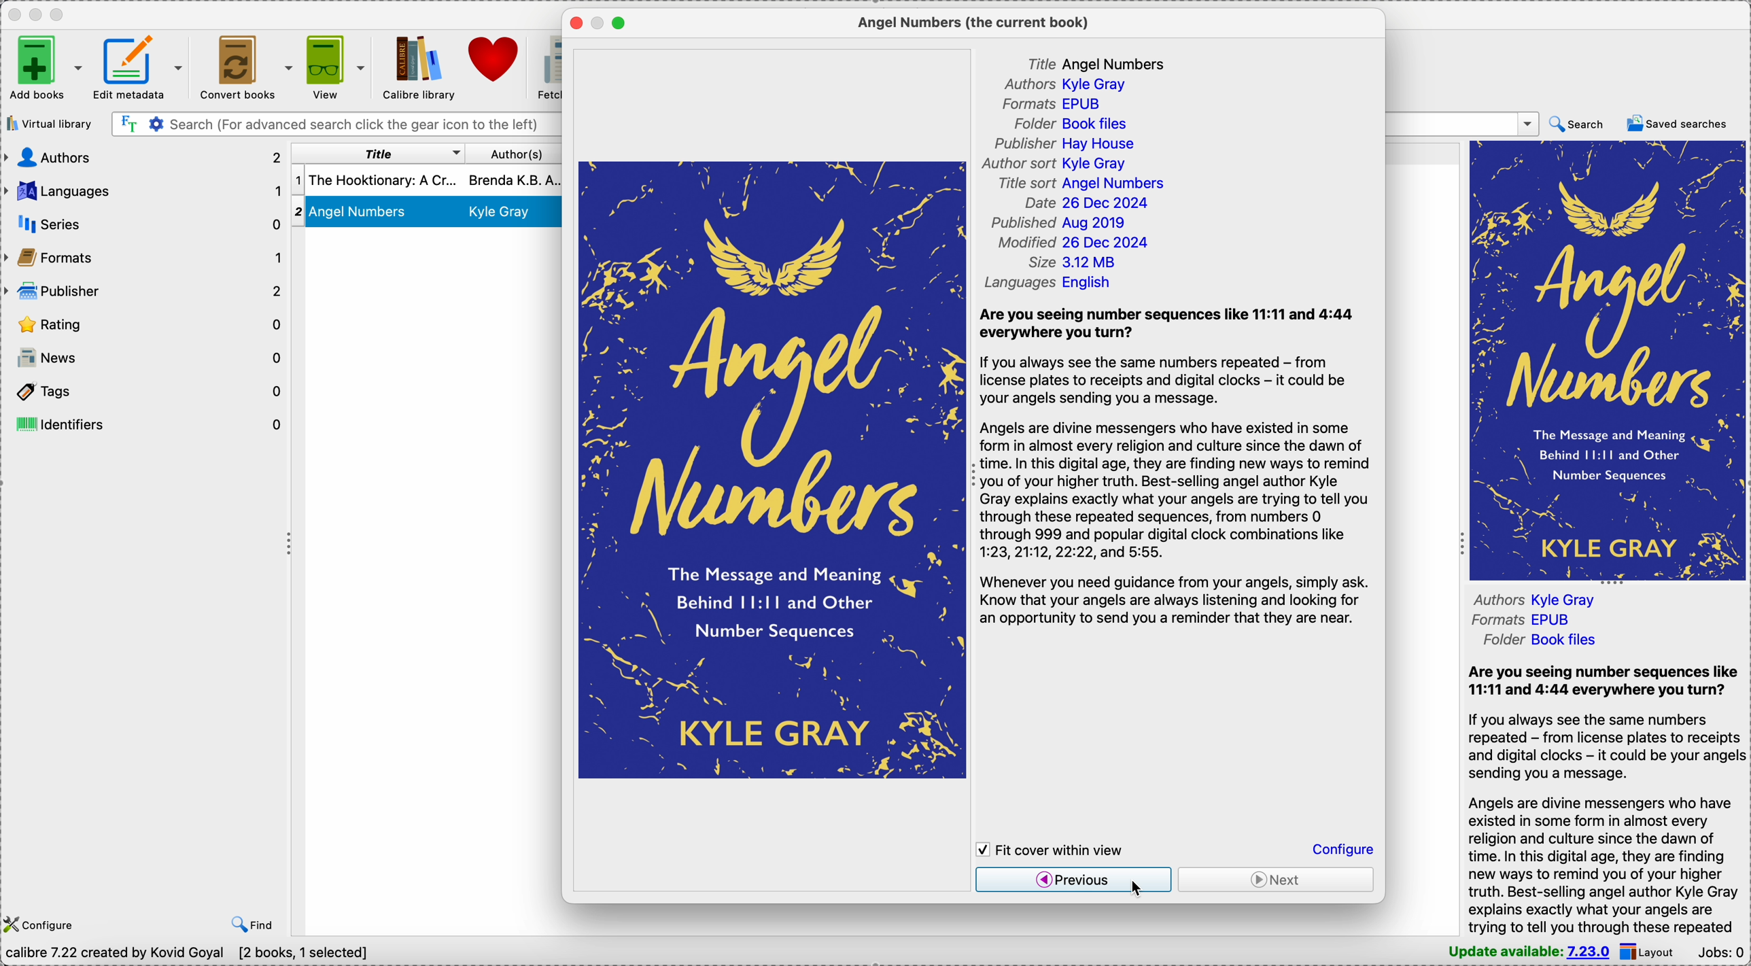  Describe the element at coordinates (1076, 263) in the screenshot. I see `modified` at that location.